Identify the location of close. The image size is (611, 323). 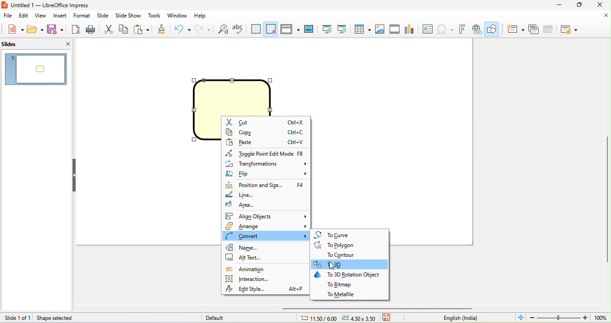
(599, 5).